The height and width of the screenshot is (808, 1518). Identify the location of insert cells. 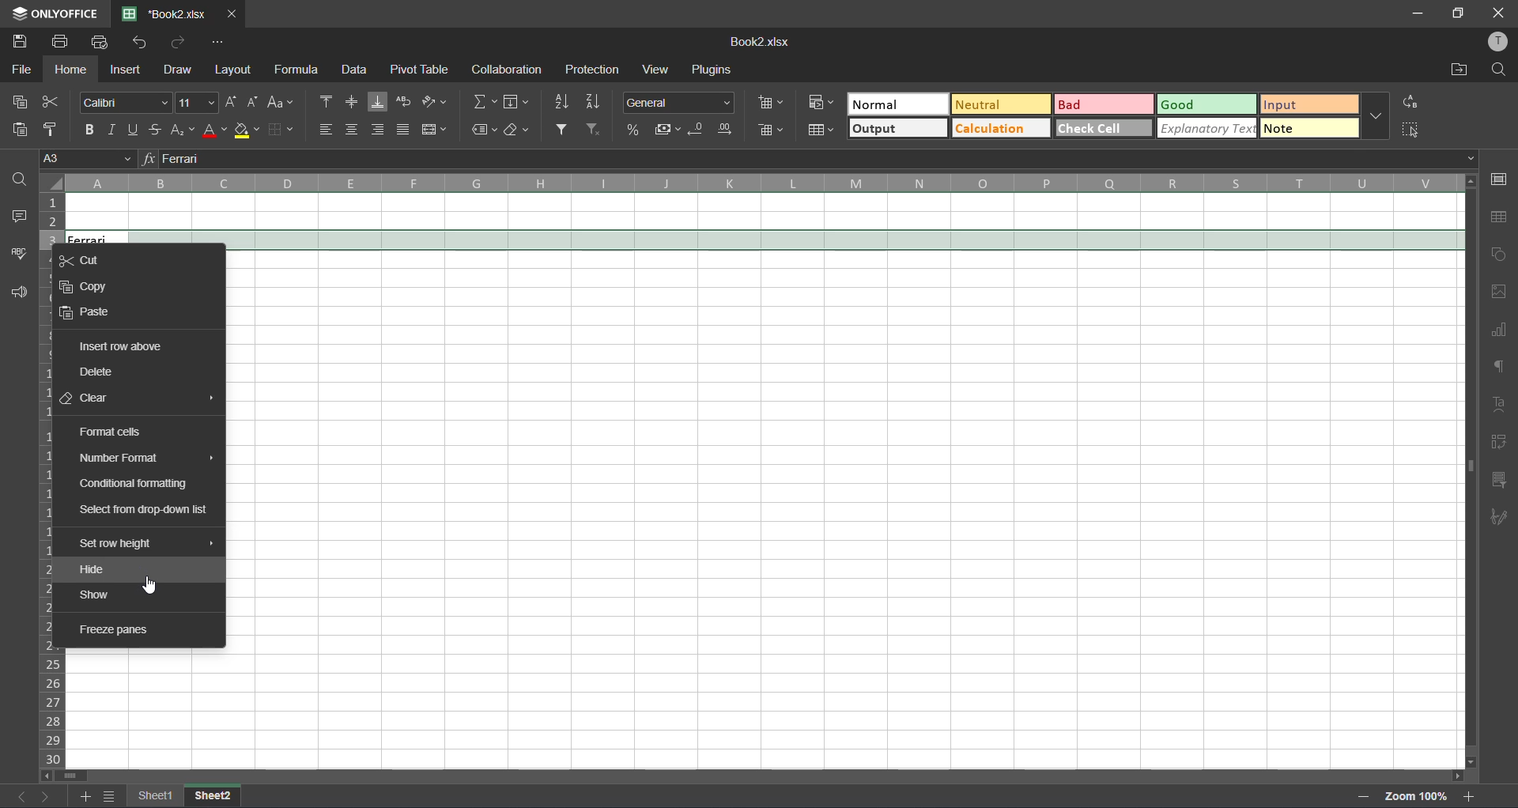
(771, 99).